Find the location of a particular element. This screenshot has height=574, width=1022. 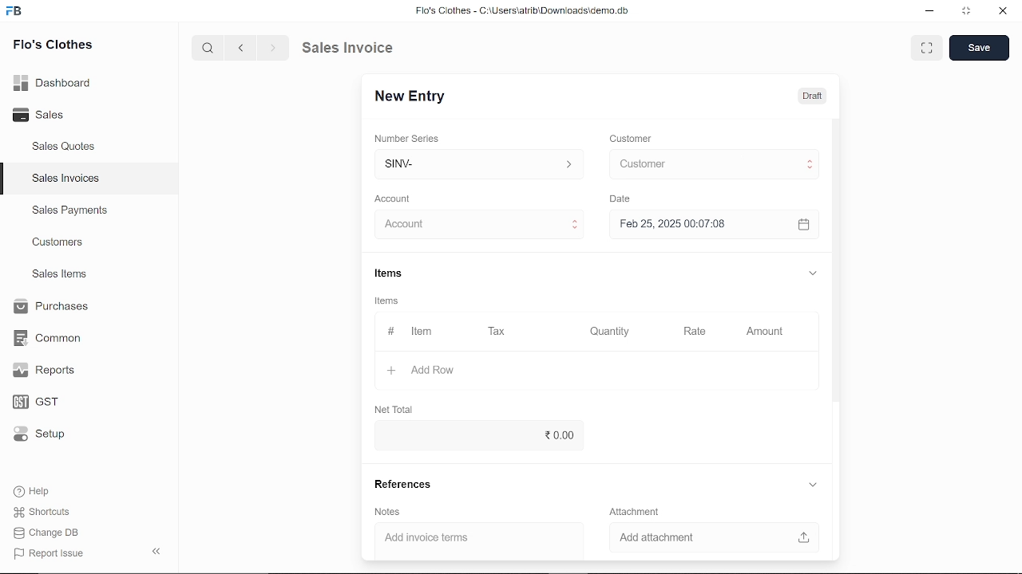

H Feb 25, 2025 00:07:08  is located at coordinates (699, 225).